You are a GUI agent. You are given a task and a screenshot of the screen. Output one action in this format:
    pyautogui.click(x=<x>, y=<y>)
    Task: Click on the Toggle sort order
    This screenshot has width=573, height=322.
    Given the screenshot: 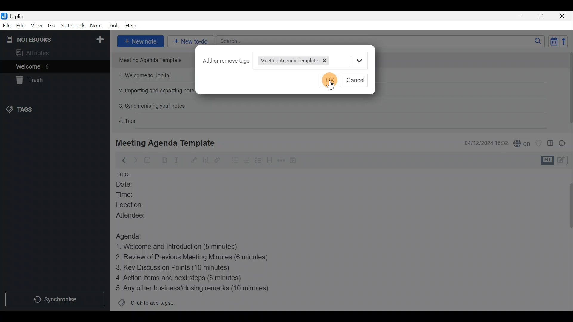 What is the action you would take?
    pyautogui.click(x=553, y=41)
    